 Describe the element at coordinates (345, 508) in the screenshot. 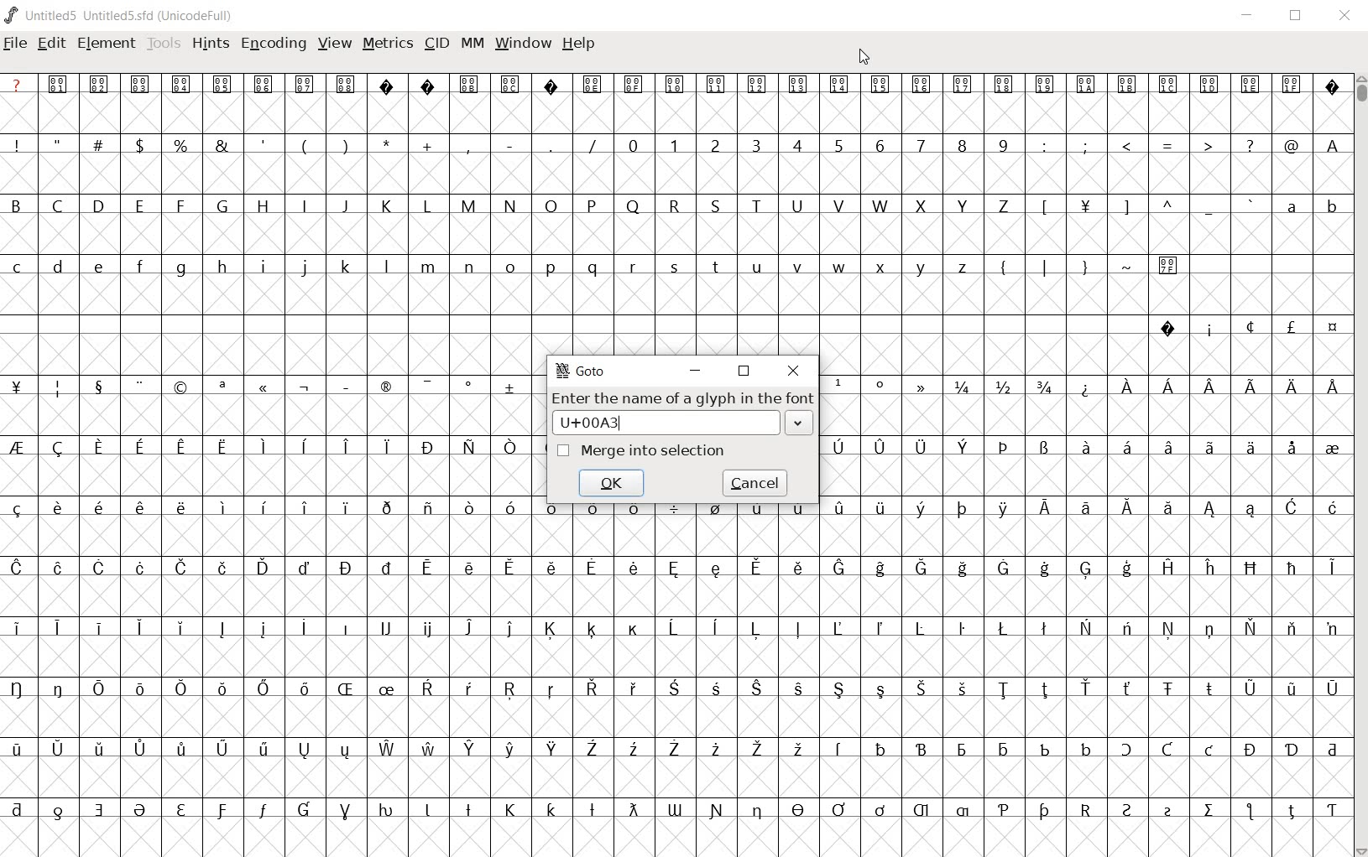

I see `Symbol` at that location.